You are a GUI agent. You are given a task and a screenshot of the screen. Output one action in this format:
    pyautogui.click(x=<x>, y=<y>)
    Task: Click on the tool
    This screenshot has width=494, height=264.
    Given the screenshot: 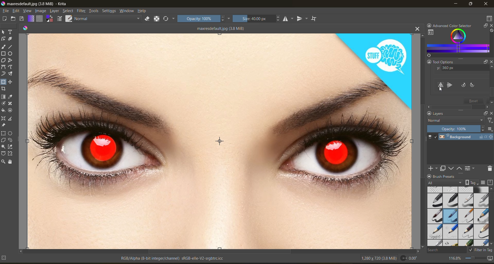 What is the action you would take?
    pyautogui.click(x=3, y=146)
    